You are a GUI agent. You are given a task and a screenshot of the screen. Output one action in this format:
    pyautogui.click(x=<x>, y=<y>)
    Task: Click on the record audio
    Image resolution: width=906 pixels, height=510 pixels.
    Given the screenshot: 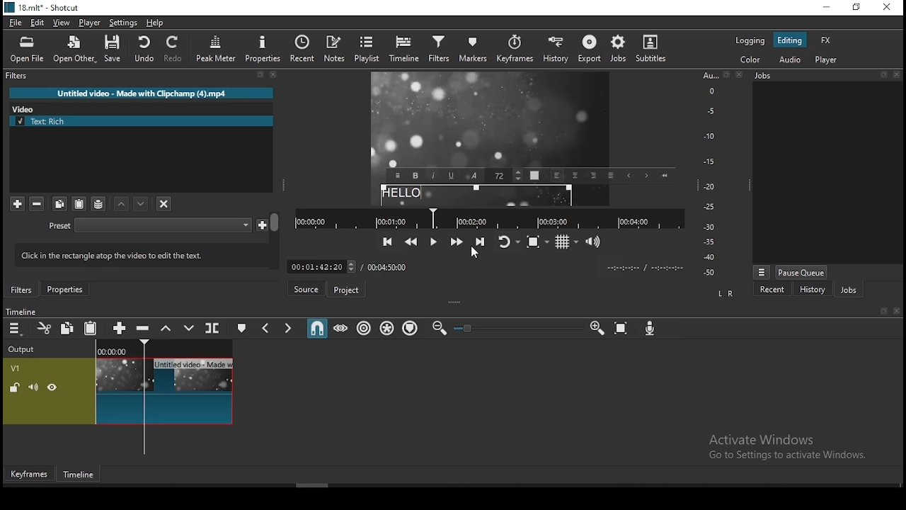 What is the action you would take?
    pyautogui.click(x=650, y=329)
    